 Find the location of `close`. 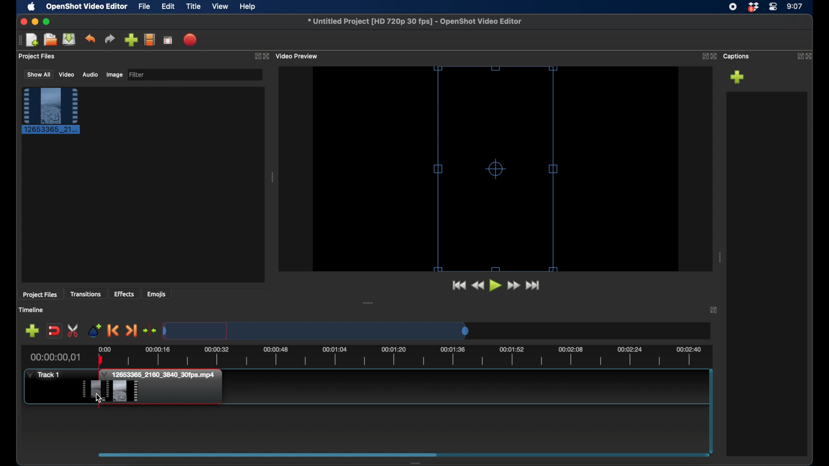

close is located at coordinates (268, 56).